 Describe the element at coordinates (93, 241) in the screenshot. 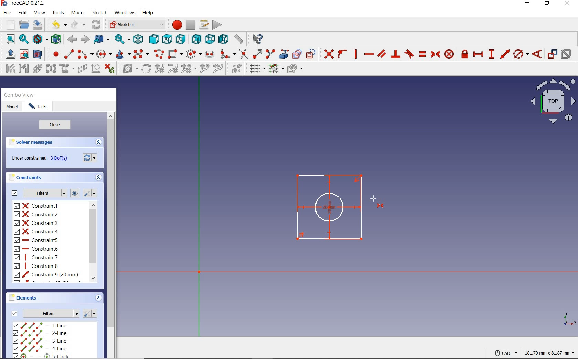

I see `scrollbar` at that location.